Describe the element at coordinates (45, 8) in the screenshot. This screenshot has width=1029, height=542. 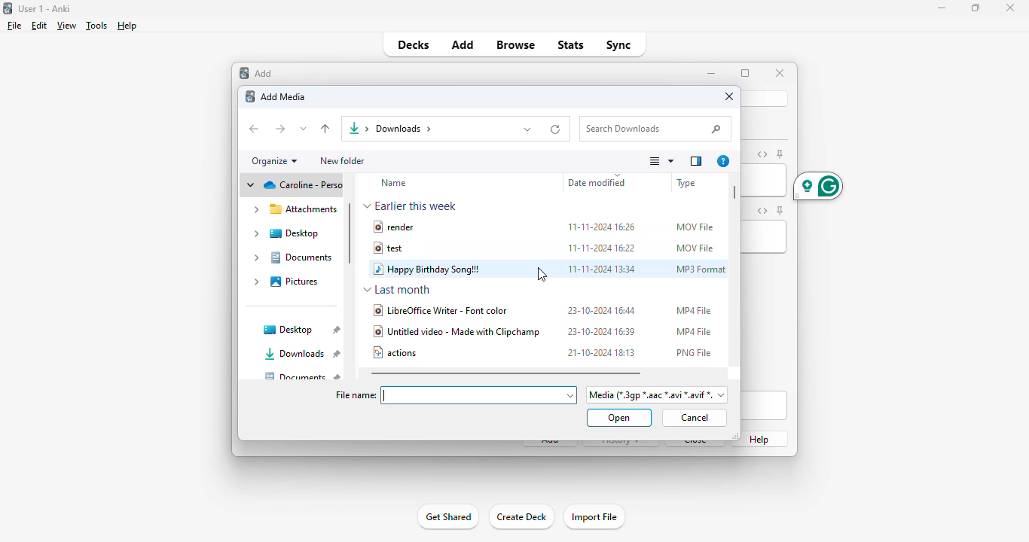
I see `title` at that location.